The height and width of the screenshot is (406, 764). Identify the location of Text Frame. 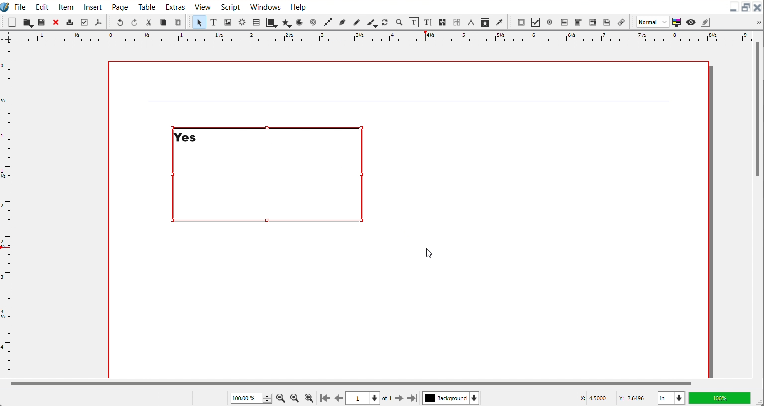
(214, 22).